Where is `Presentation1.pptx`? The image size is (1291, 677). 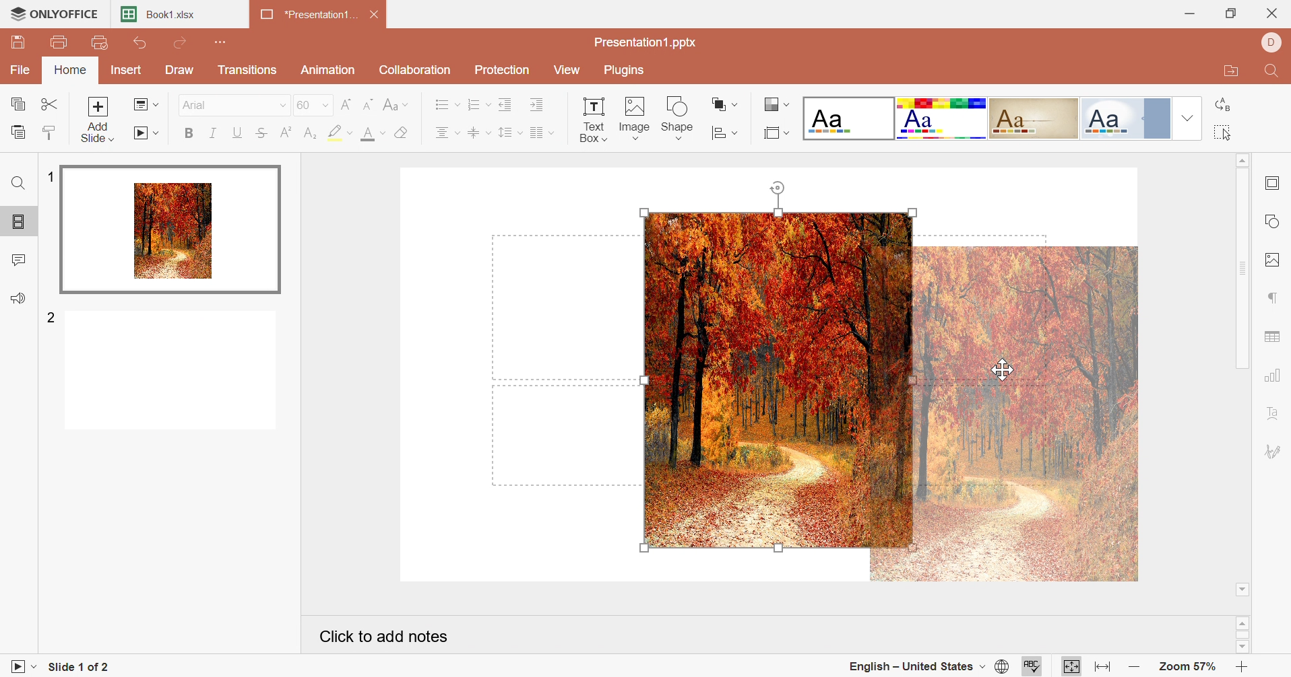
Presentation1.pptx is located at coordinates (645, 43).